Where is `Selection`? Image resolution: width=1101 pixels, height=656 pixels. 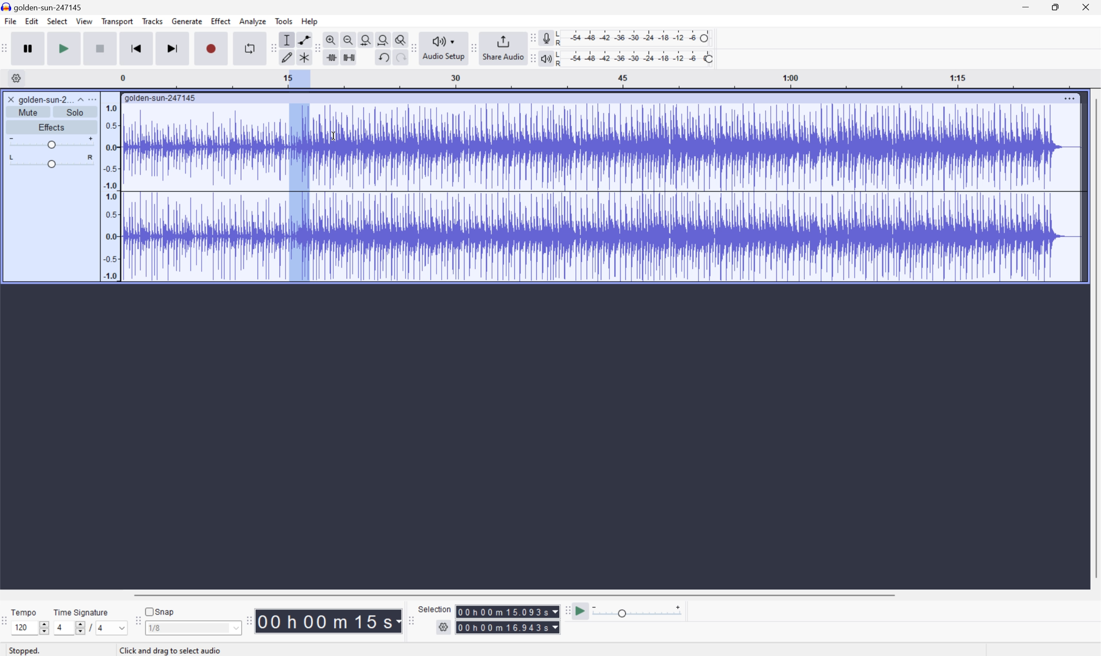 Selection is located at coordinates (435, 609).